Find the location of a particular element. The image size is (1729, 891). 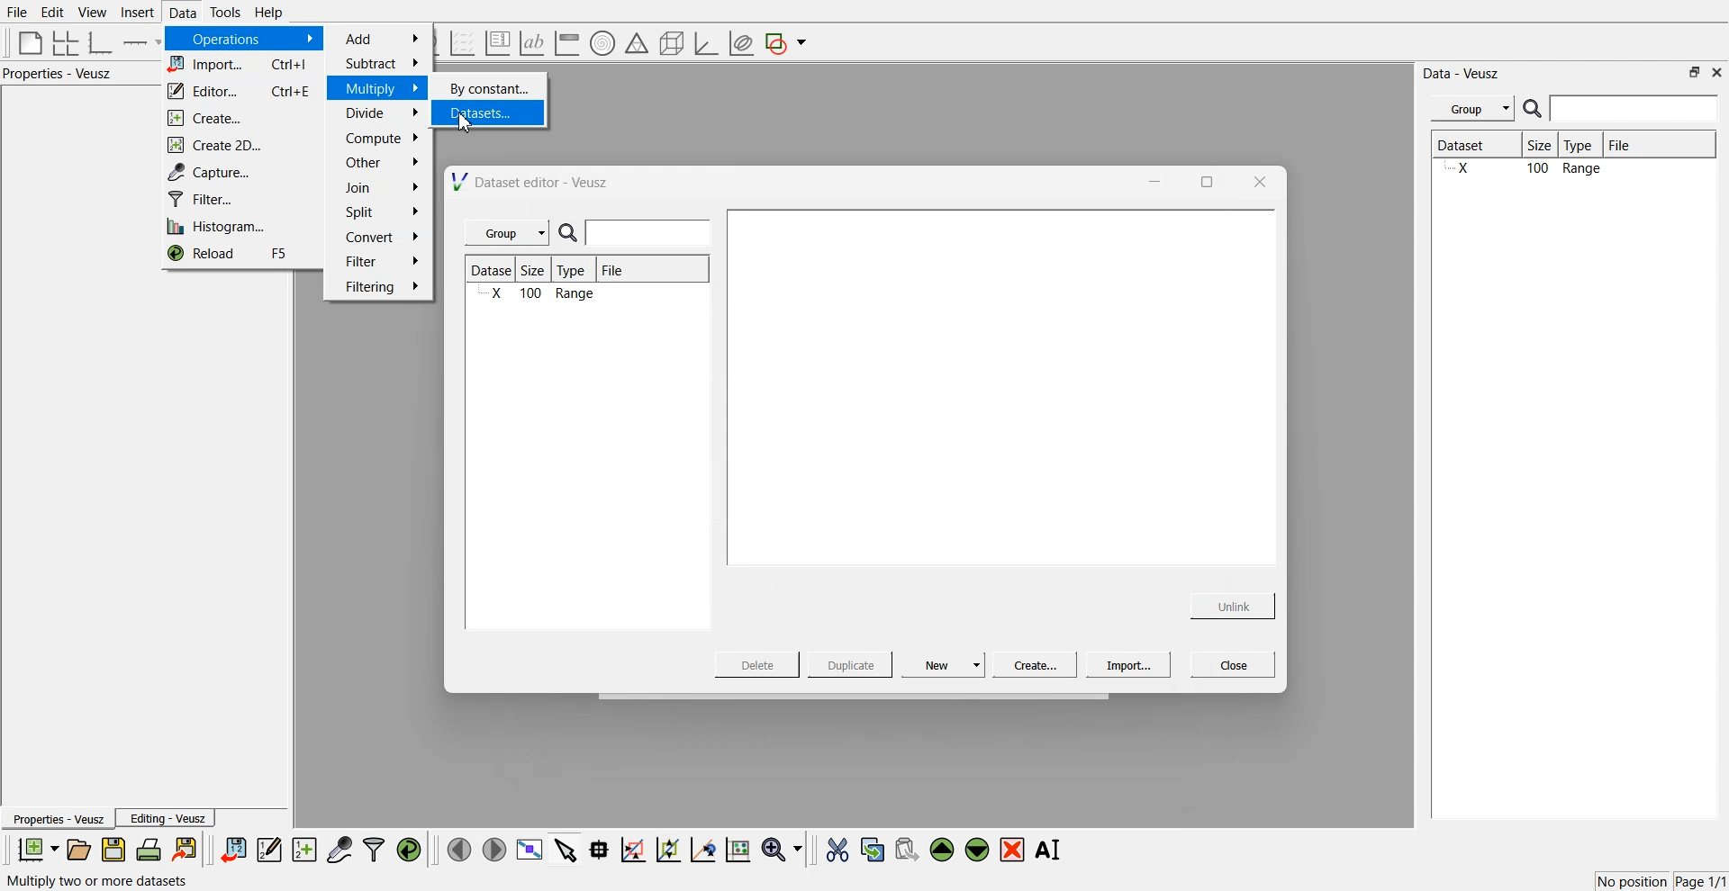

Operations is located at coordinates (241, 39).